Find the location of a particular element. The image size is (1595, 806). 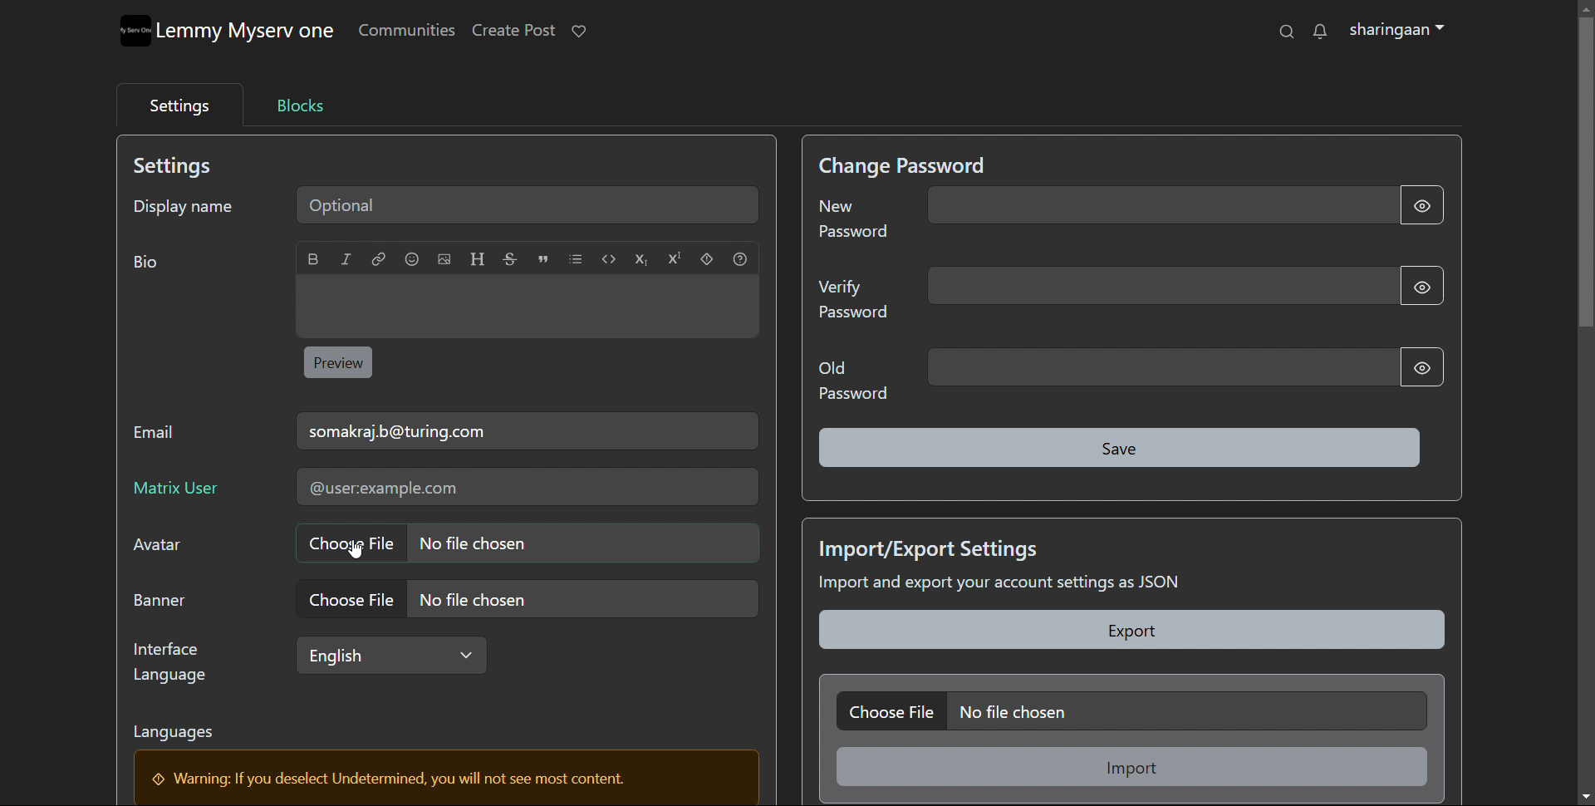

Change Password is located at coordinates (907, 165).